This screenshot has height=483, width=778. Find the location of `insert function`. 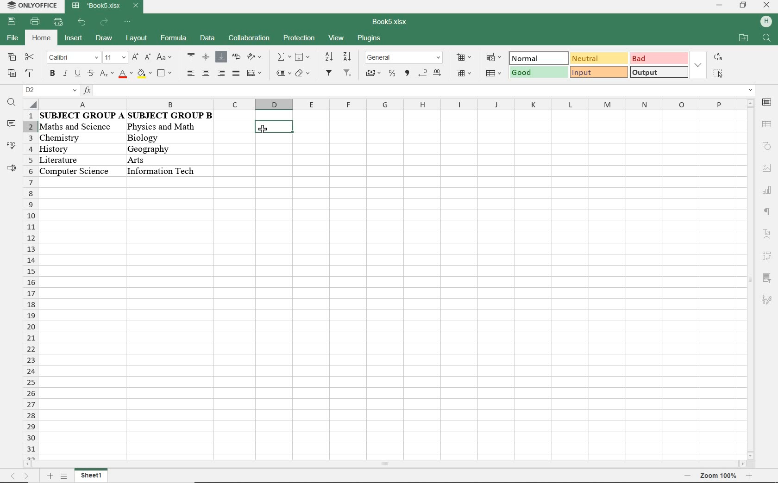

insert function is located at coordinates (418, 91).